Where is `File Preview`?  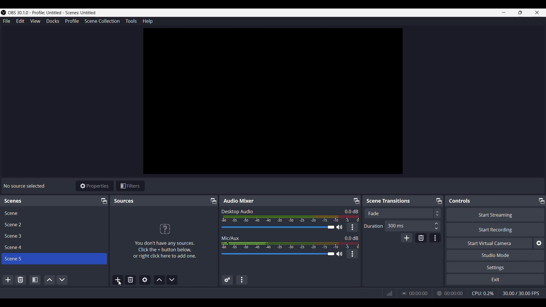
File Preview is located at coordinates (272, 100).